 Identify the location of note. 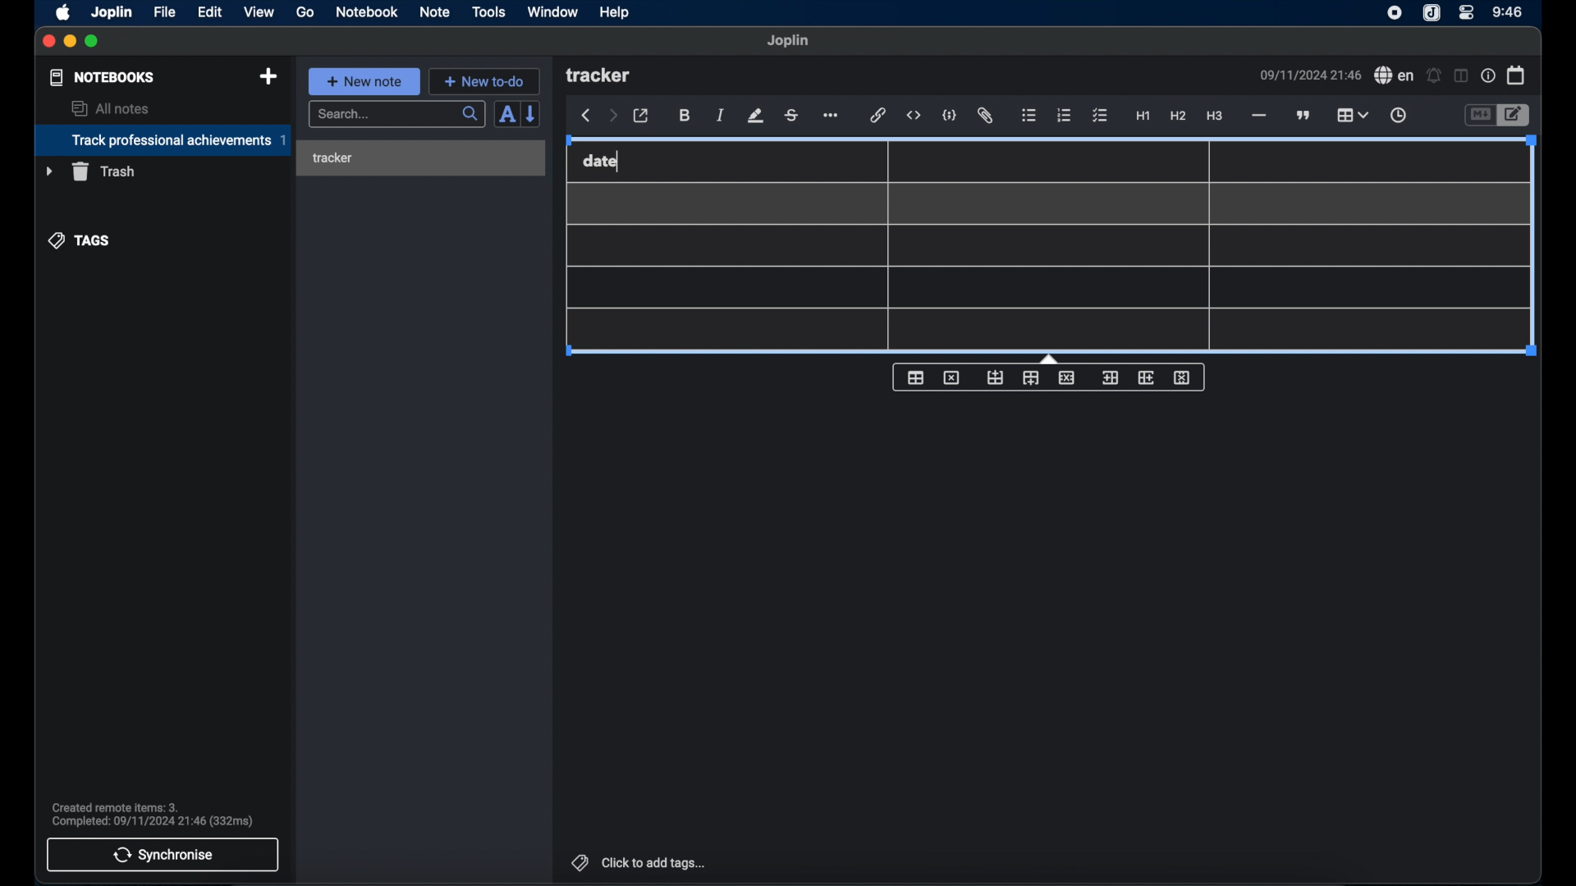
(434, 11).